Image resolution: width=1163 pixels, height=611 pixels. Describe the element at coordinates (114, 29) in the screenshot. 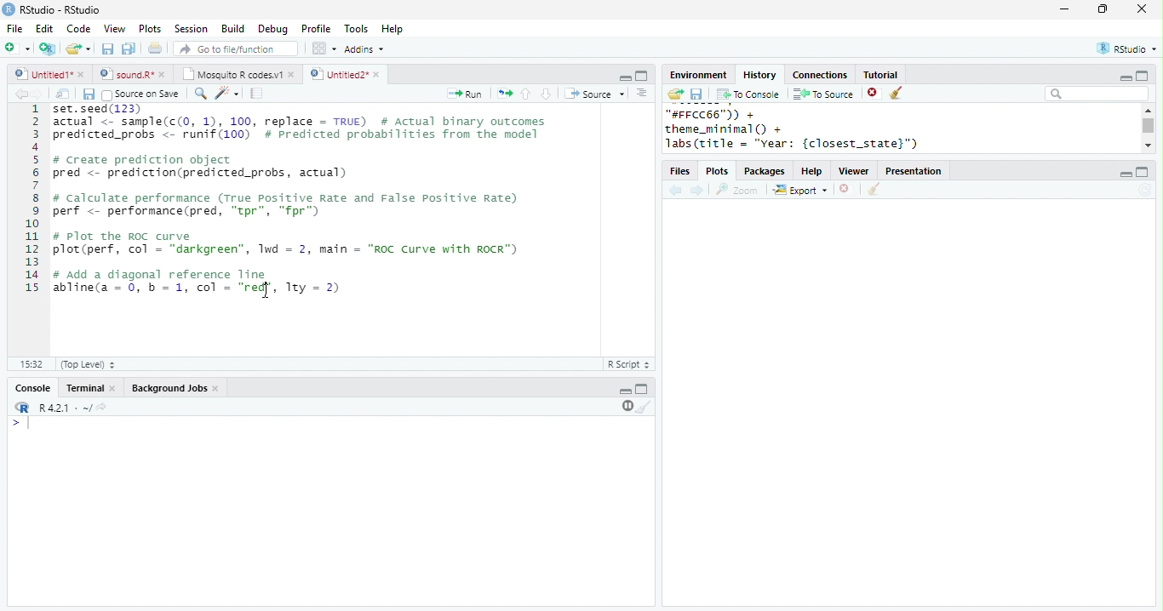

I see `View` at that location.